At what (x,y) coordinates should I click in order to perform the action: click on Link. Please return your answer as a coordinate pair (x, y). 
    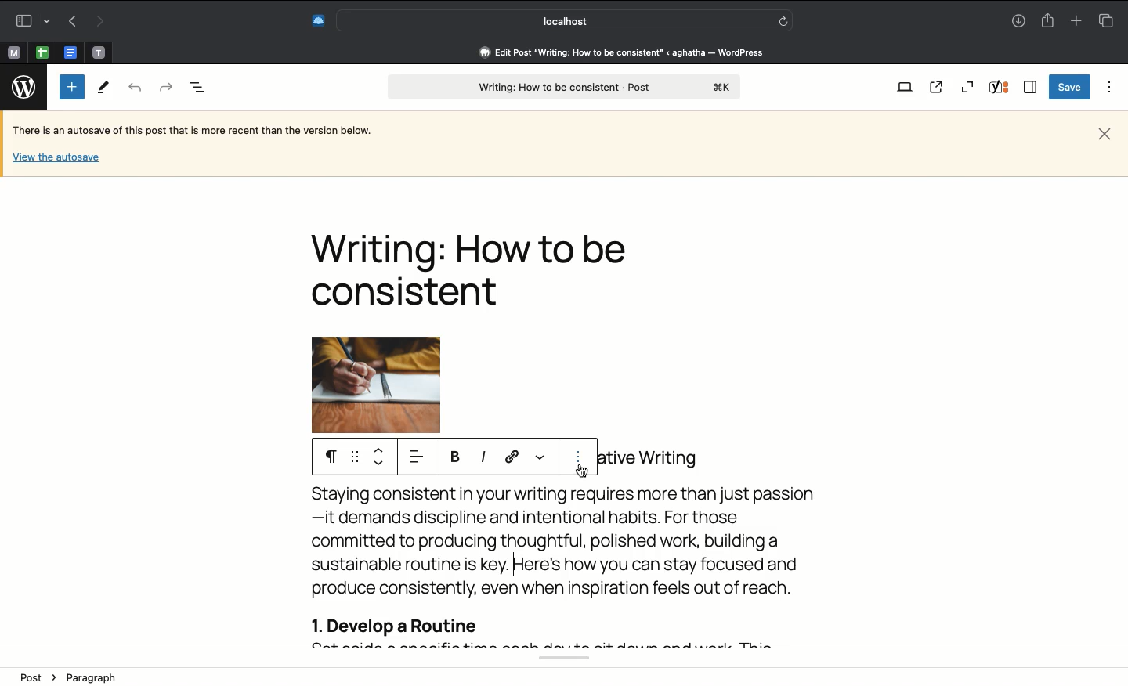
    Looking at the image, I should click on (514, 457).